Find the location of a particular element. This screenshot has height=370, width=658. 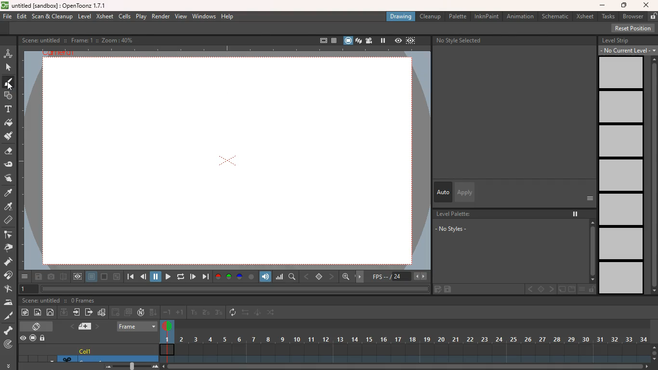

+1 is located at coordinates (180, 313).